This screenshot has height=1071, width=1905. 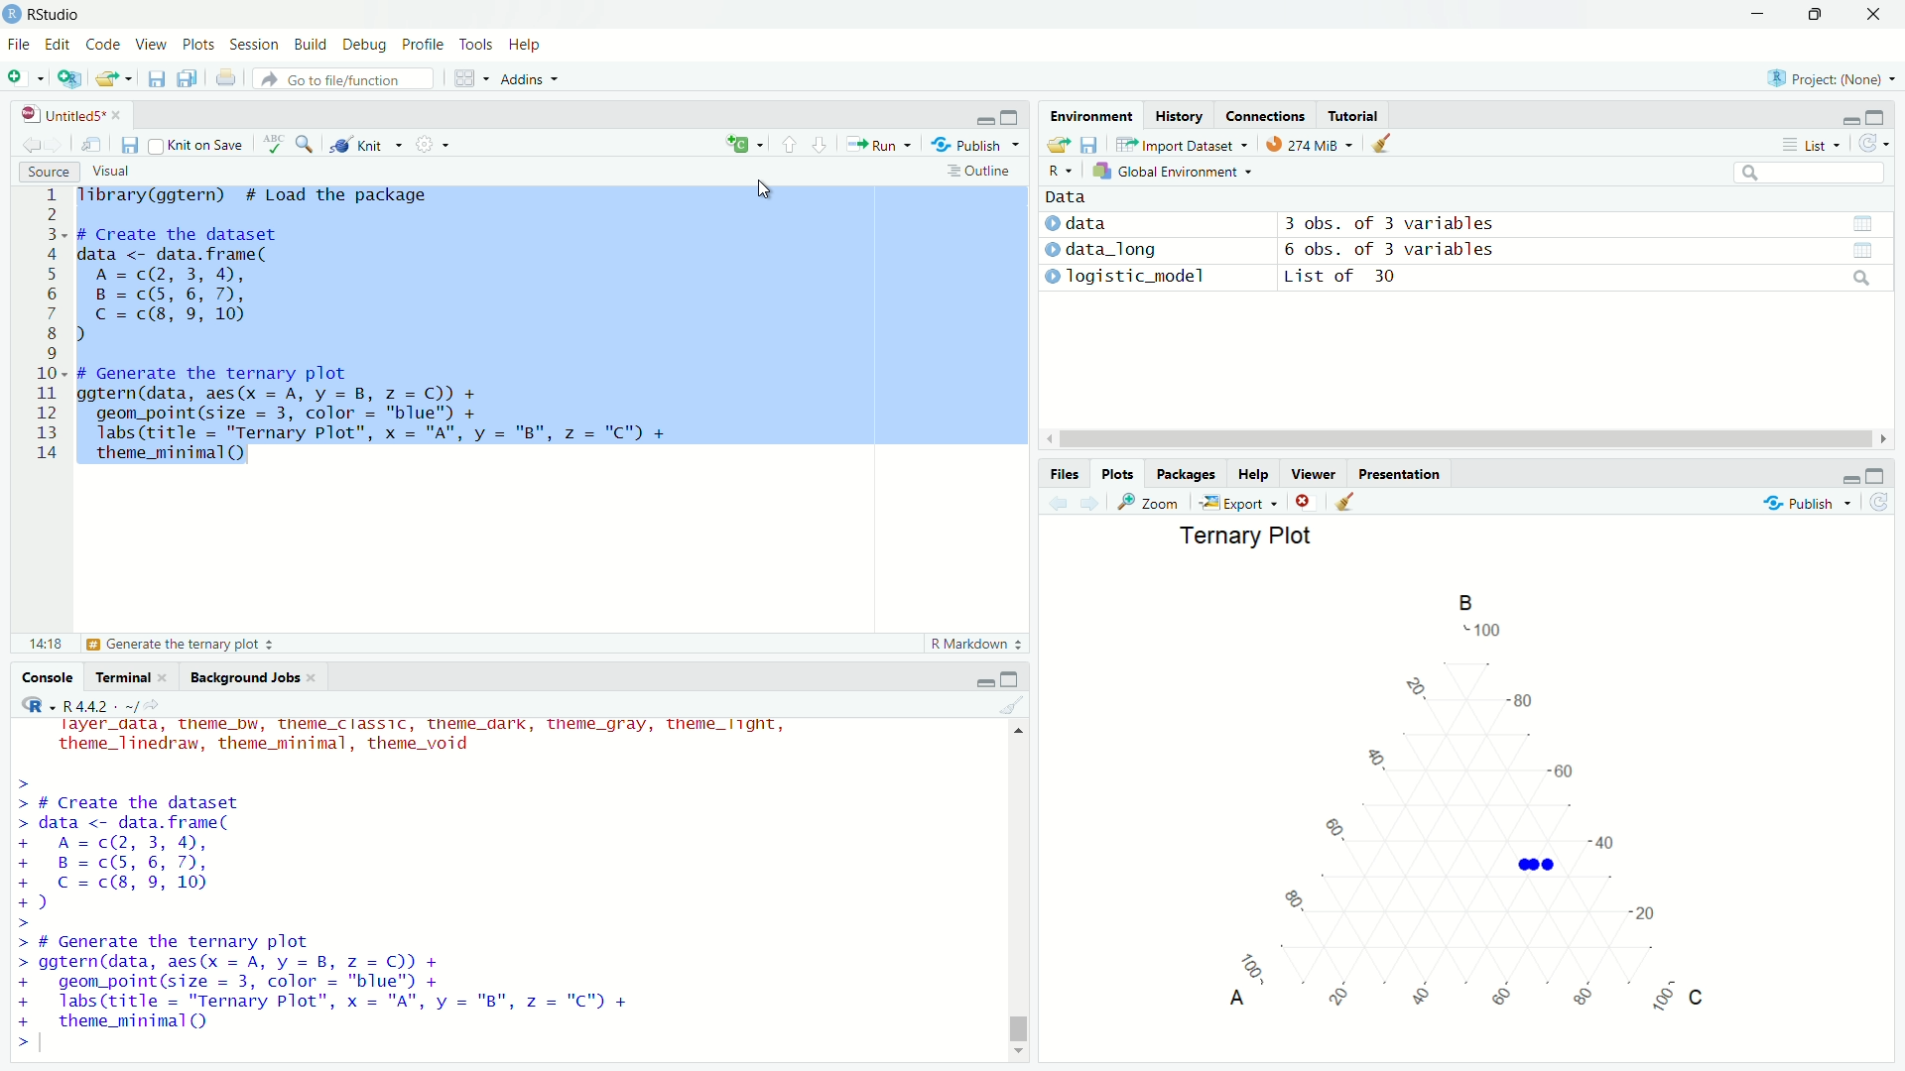 I want to click on R442 - ~, so click(x=89, y=705).